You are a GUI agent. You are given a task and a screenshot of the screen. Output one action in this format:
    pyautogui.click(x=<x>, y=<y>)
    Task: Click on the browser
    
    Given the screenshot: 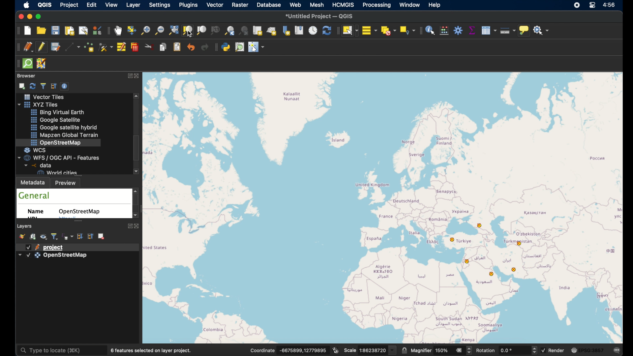 What is the action you would take?
    pyautogui.click(x=26, y=76)
    